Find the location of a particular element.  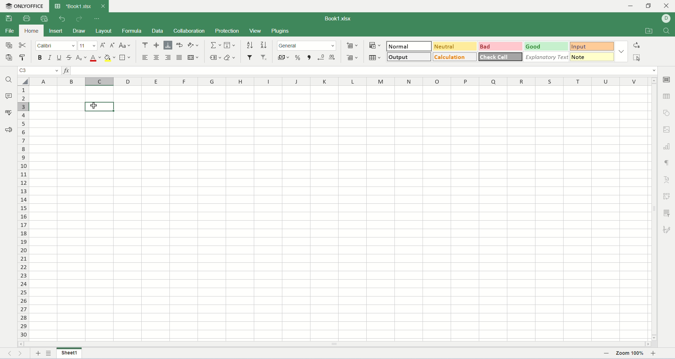

summation is located at coordinates (216, 45).